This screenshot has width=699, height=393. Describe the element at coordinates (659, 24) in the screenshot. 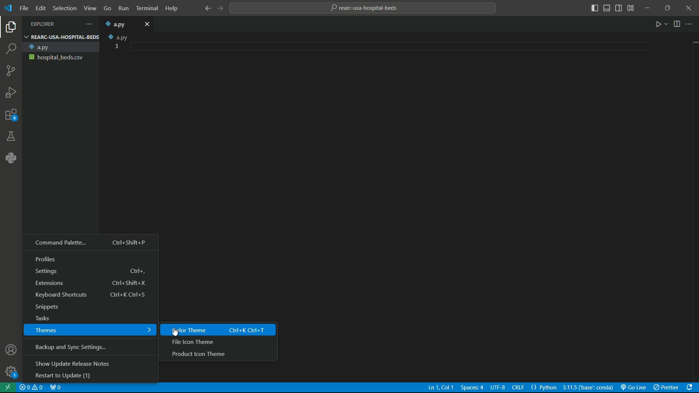

I see `run code` at that location.